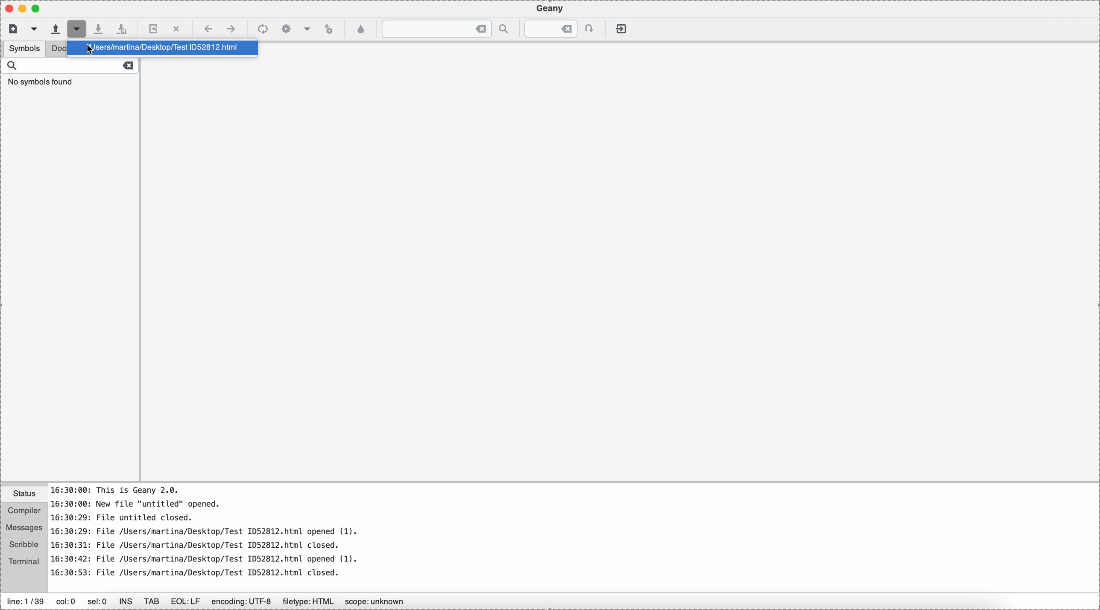 The height and width of the screenshot is (610, 1100). I want to click on navigate back, so click(207, 29).